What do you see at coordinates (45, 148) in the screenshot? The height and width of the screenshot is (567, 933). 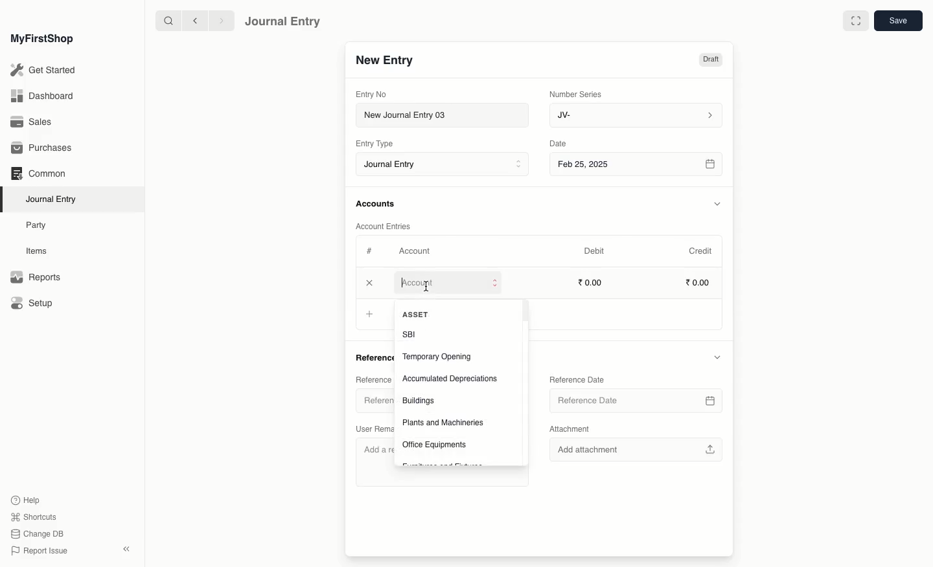 I see `Purchases` at bounding box center [45, 148].